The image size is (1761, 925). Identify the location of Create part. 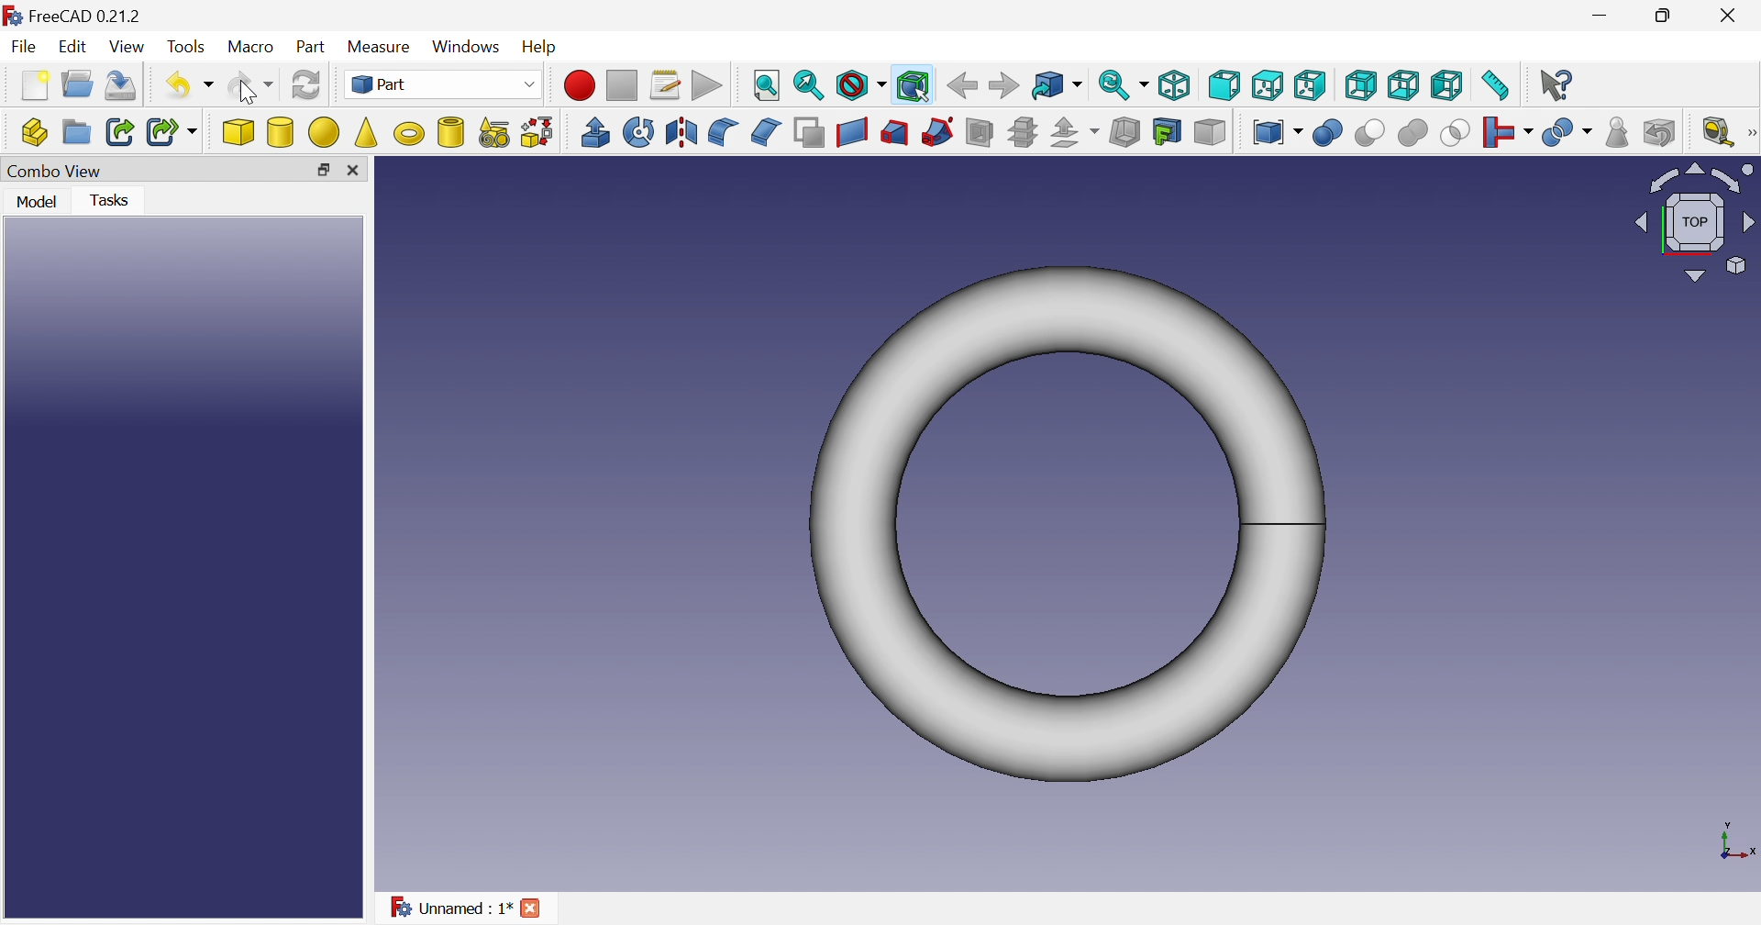
(34, 133).